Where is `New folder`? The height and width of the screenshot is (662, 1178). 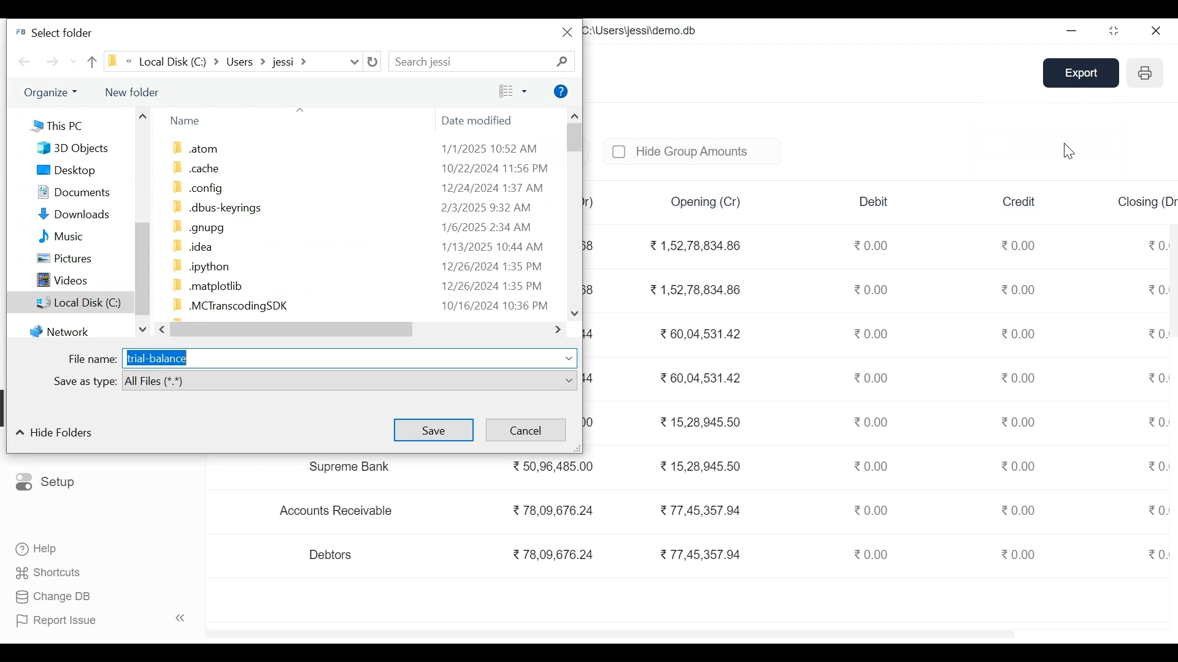
New folder is located at coordinates (129, 92).